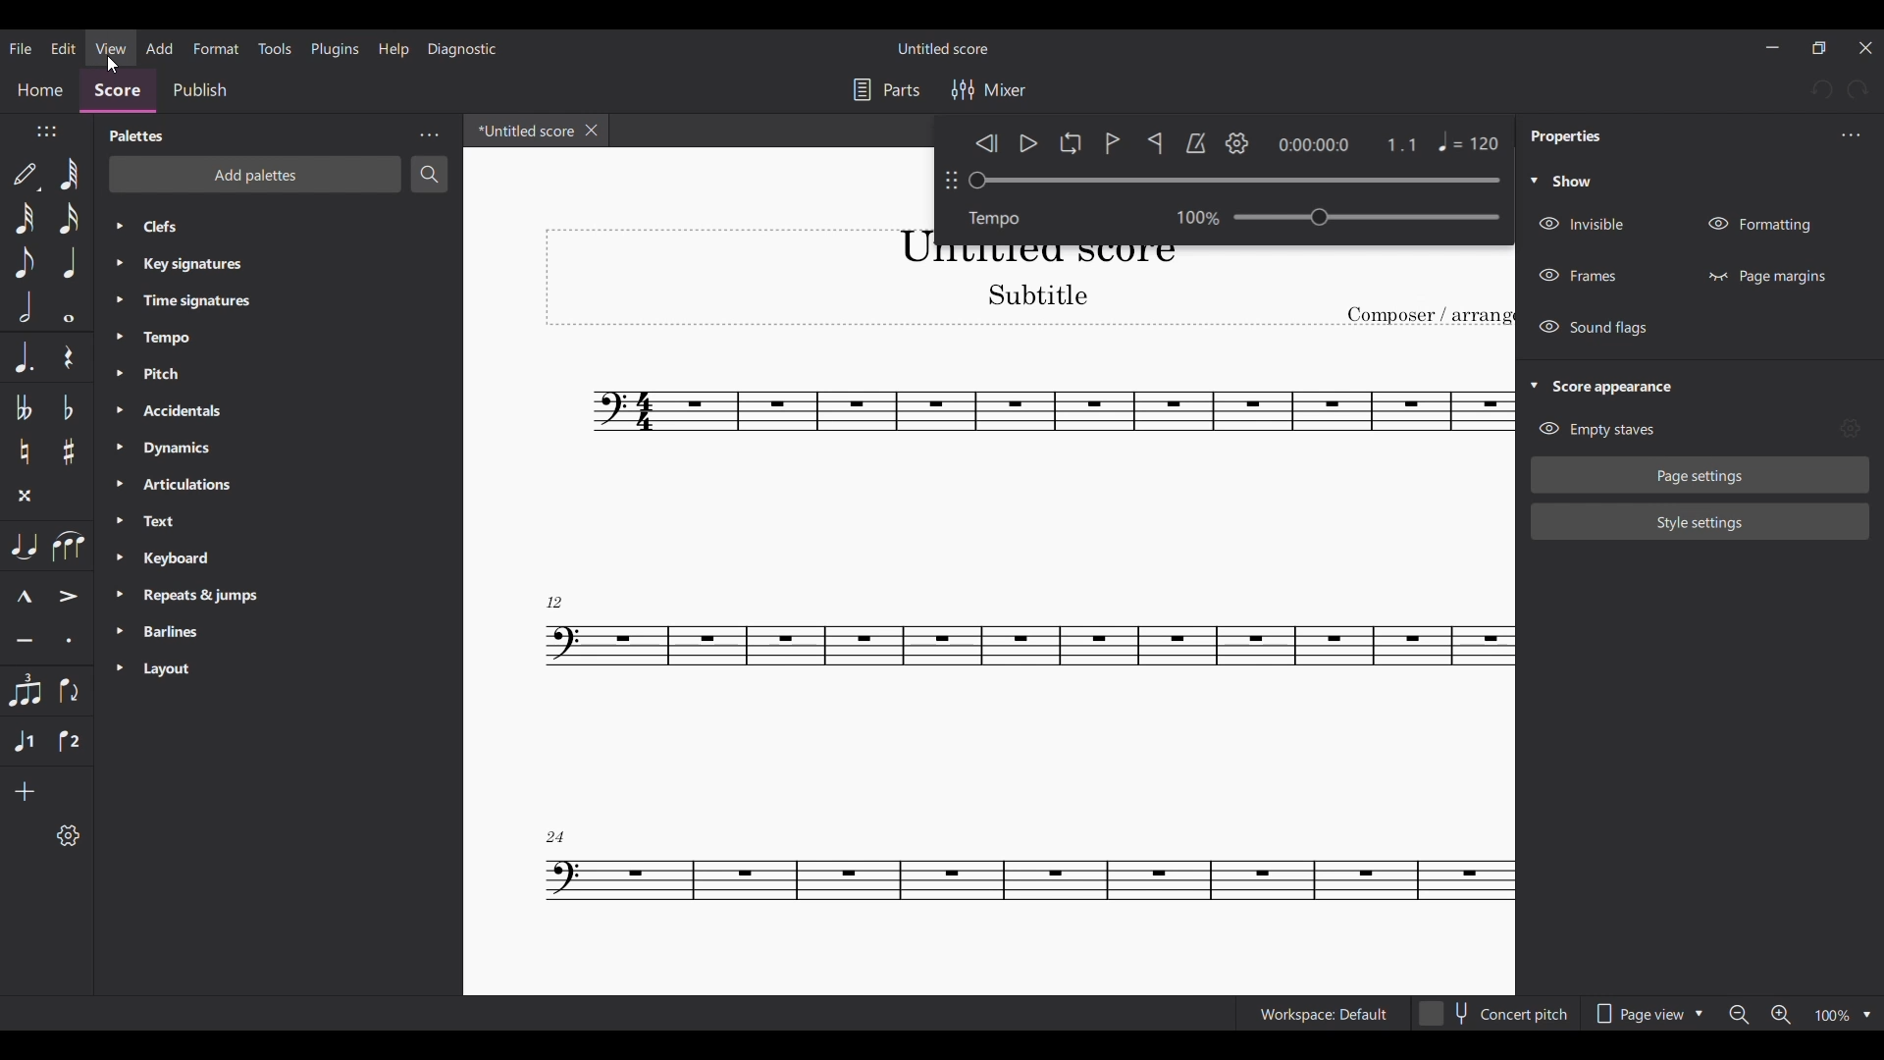  What do you see at coordinates (24, 307) in the screenshot?
I see `Half note` at bounding box center [24, 307].